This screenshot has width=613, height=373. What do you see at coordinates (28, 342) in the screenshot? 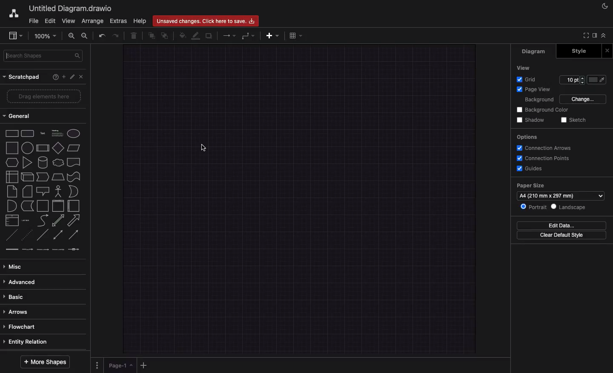
I see `Entity relation` at bounding box center [28, 342].